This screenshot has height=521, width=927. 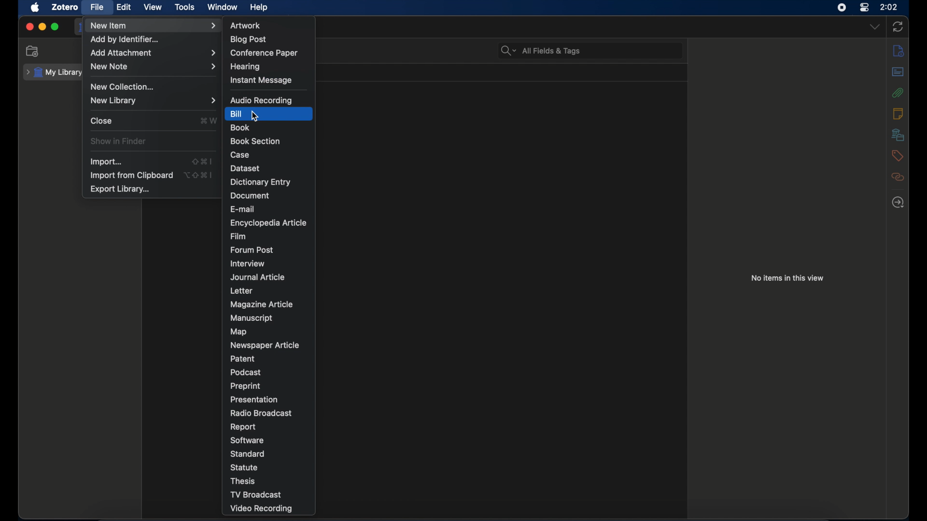 What do you see at coordinates (258, 277) in the screenshot?
I see `journal article` at bounding box center [258, 277].